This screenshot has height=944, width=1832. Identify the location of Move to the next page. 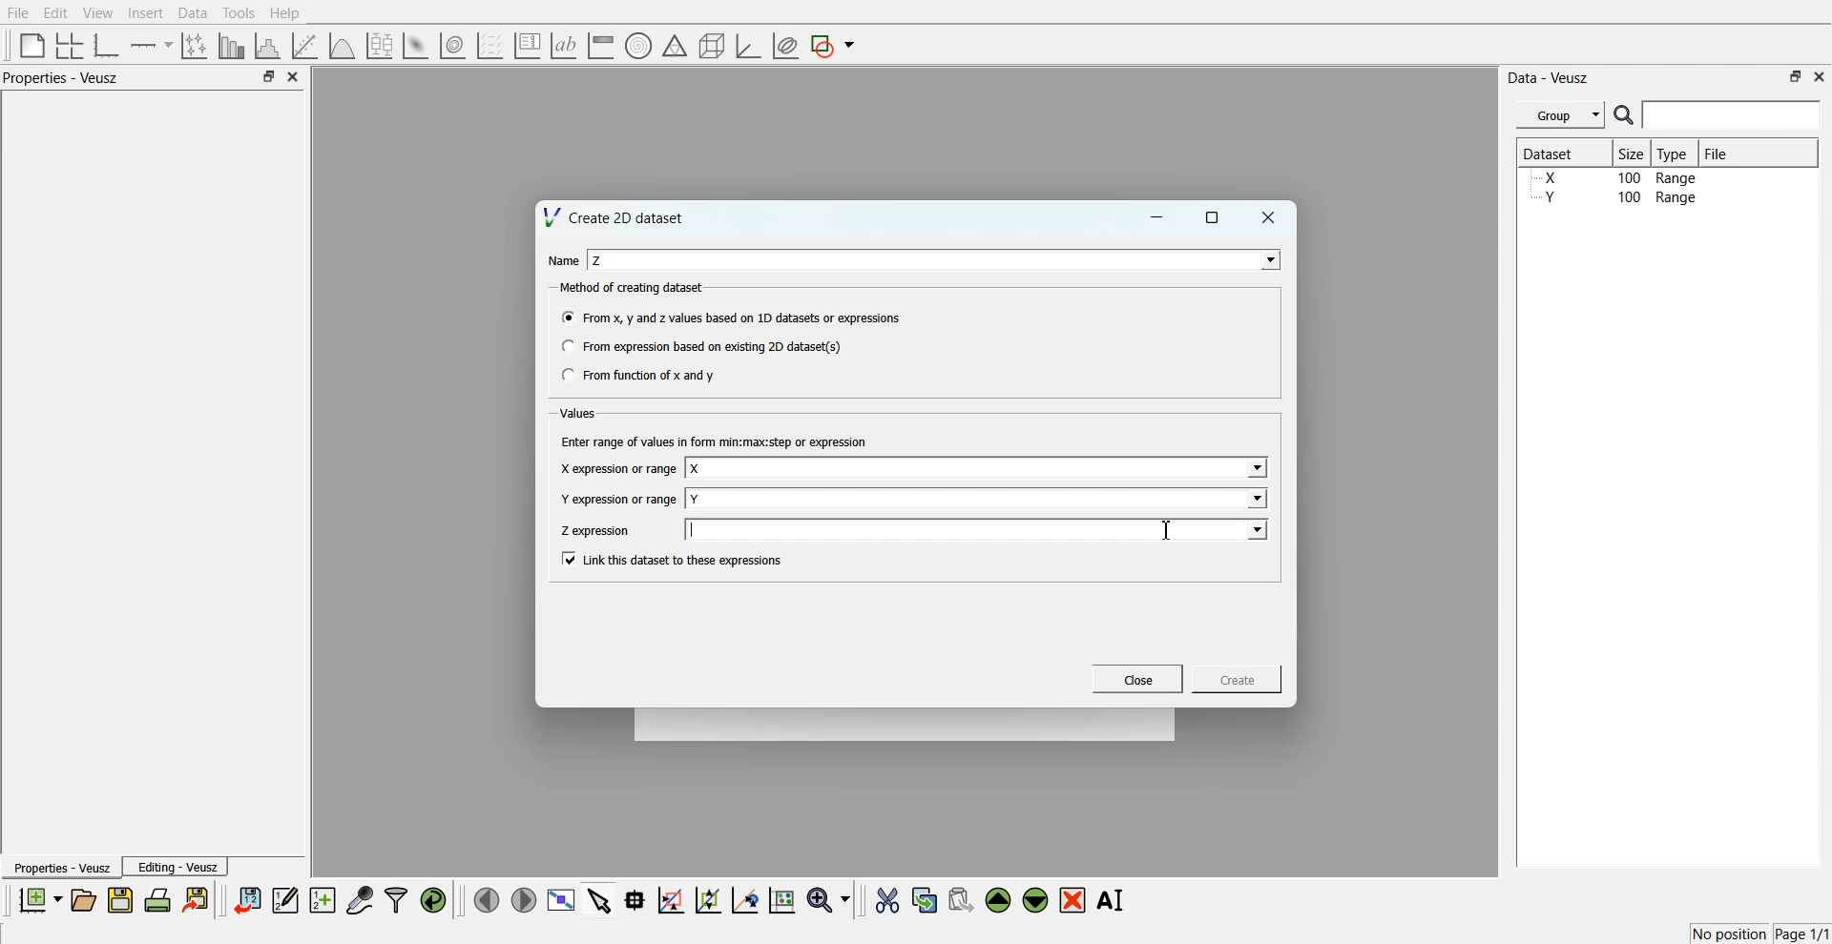
(524, 898).